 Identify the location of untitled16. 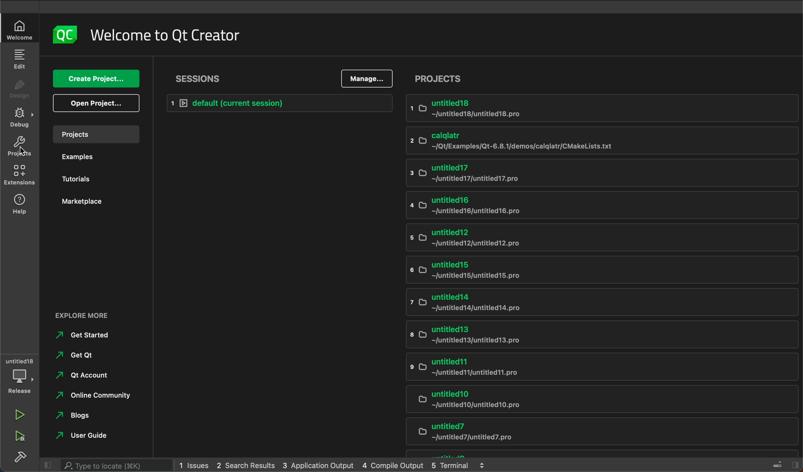
(592, 204).